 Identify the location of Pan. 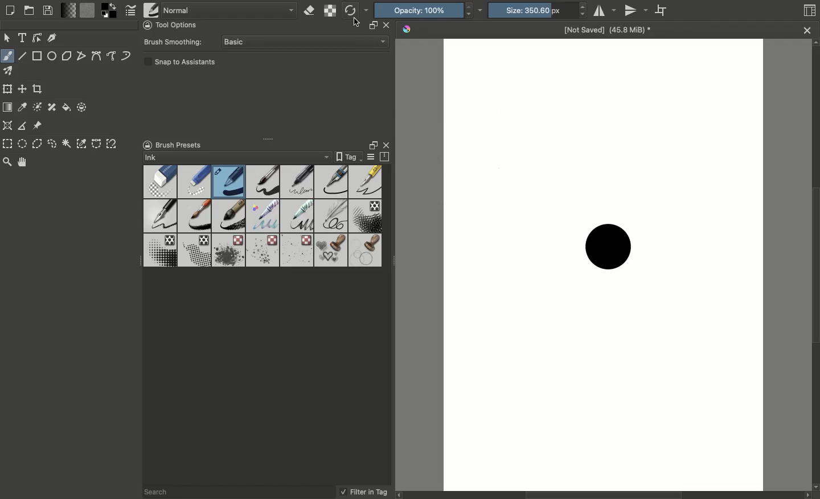
(26, 162).